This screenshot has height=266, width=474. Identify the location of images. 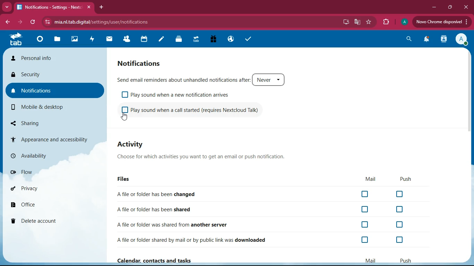
(75, 40).